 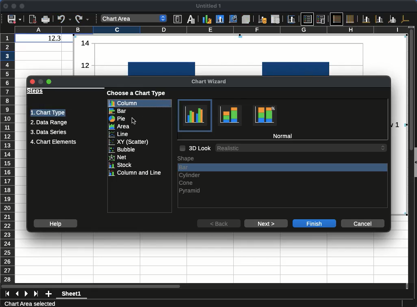 I want to click on Titles, so click(x=291, y=19).